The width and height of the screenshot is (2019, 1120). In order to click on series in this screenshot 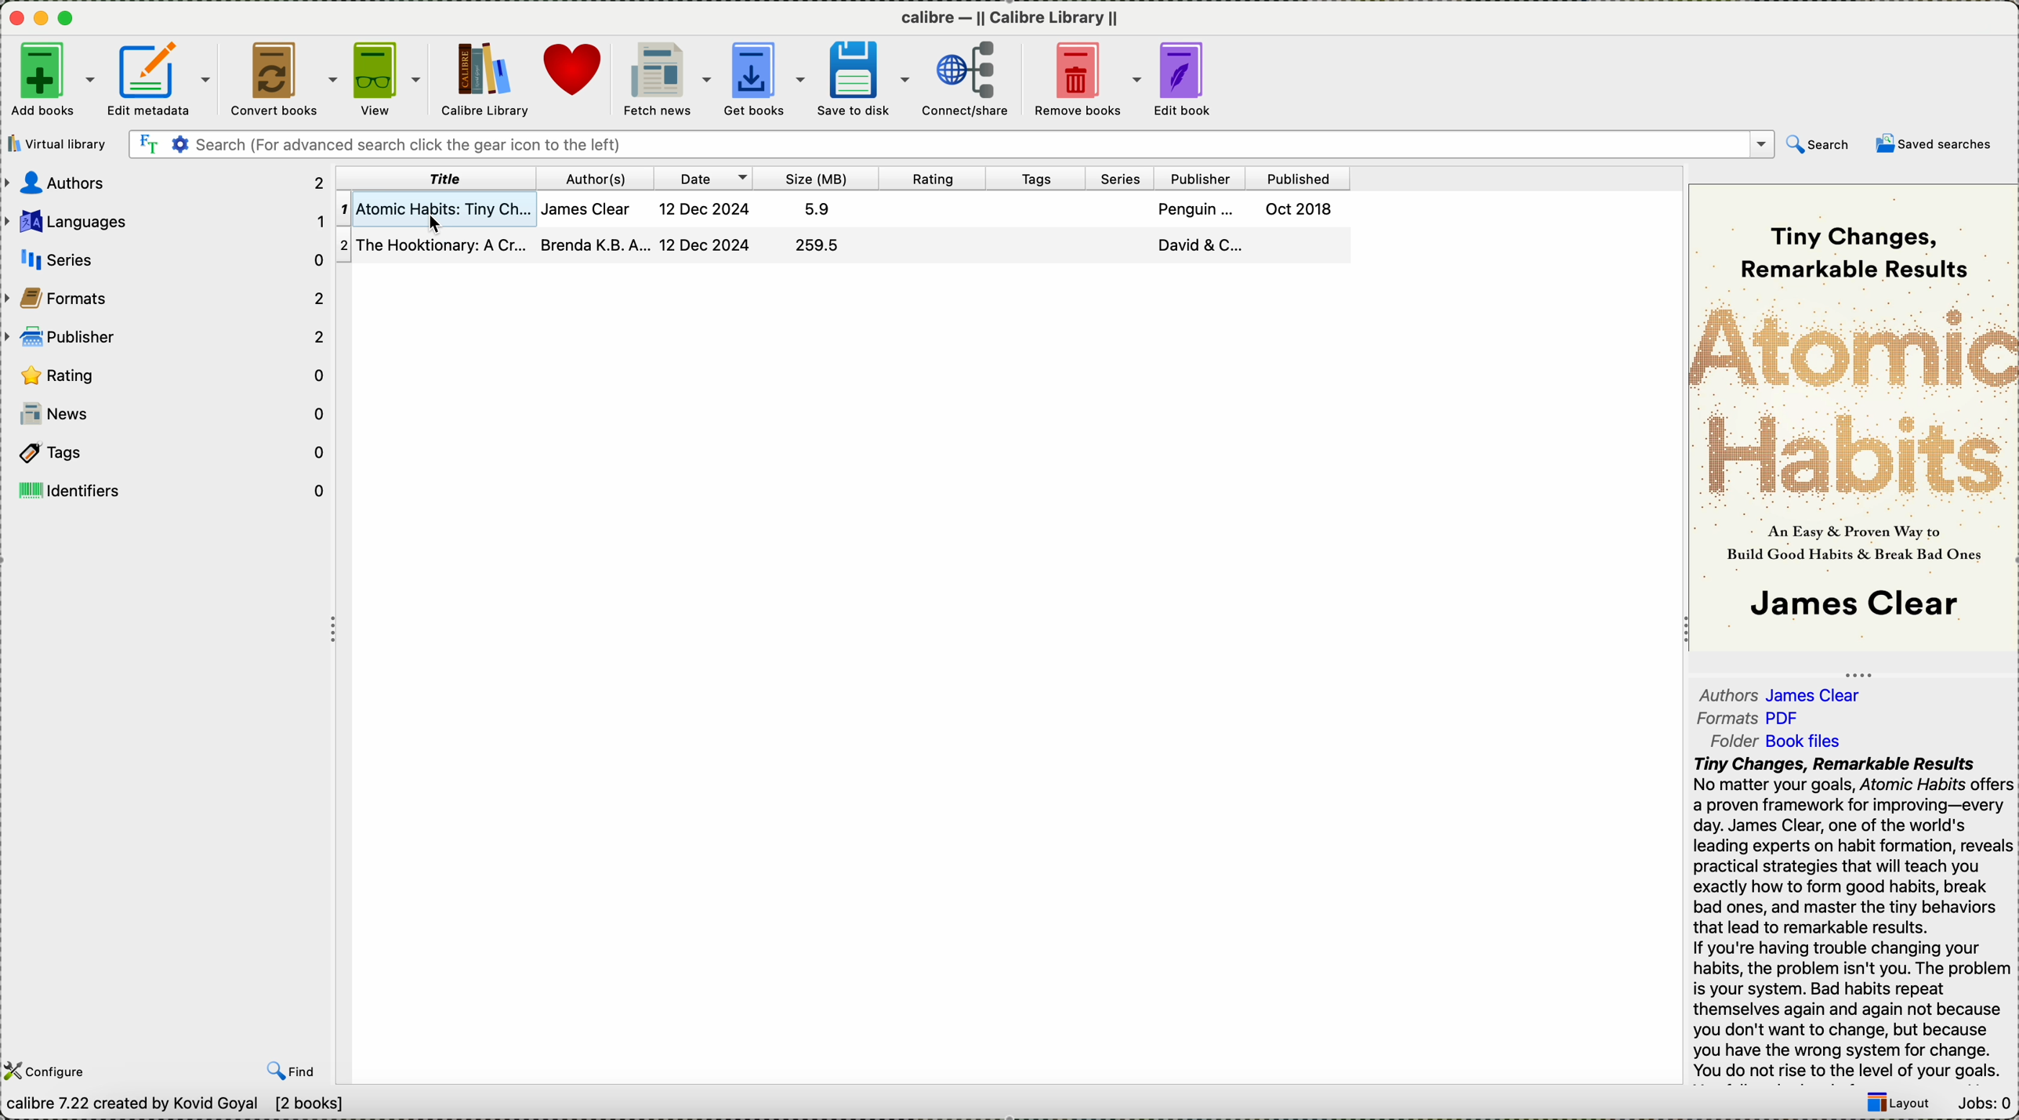, I will do `click(1118, 178)`.